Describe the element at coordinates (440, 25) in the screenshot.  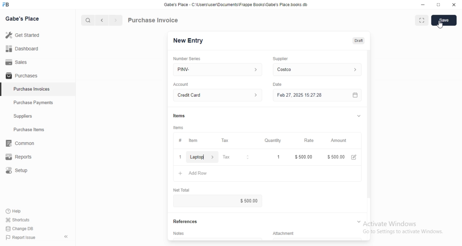
I see `Cursor` at that location.